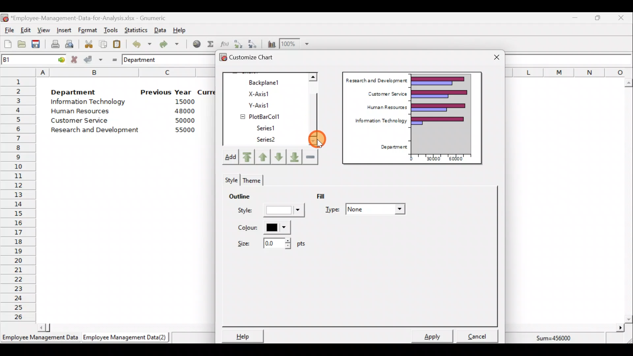 The width and height of the screenshot is (633, 356). What do you see at coordinates (269, 127) in the screenshot?
I see `Series1` at bounding box center [269, 127].